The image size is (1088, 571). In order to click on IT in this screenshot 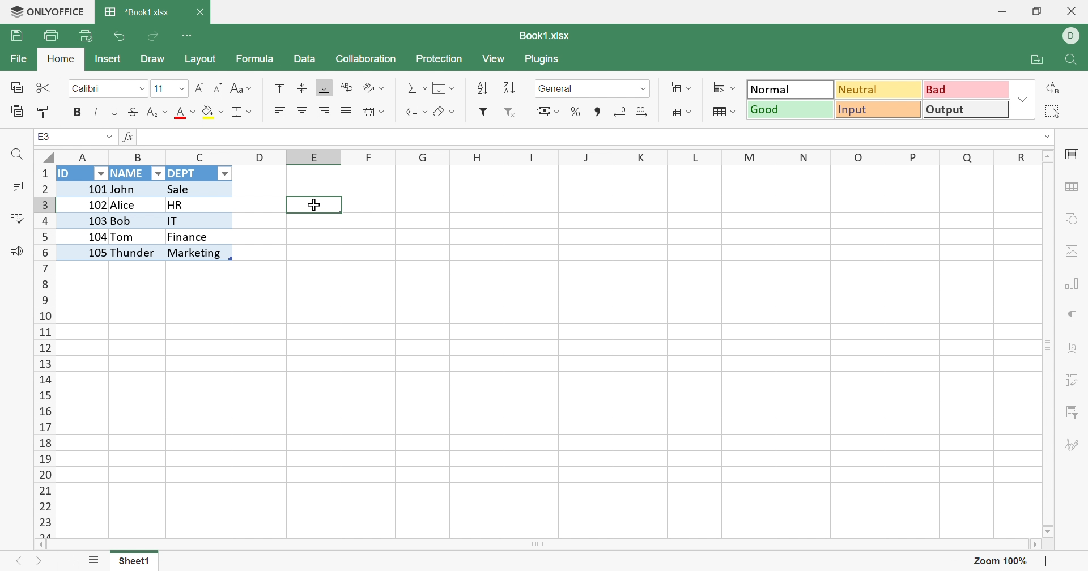, I will do `click(195, 221)`.